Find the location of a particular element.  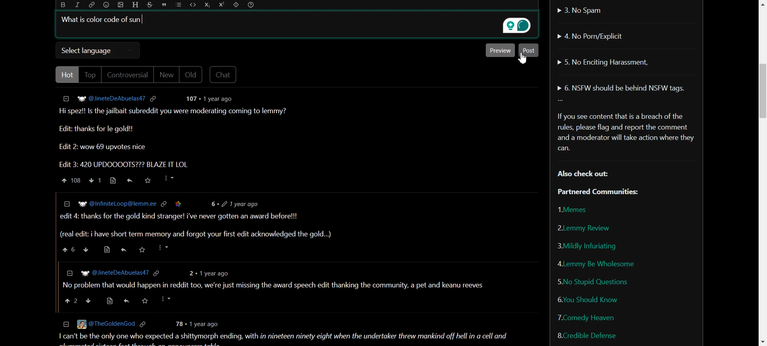

Grammarly is located at coordinates (513, 25).